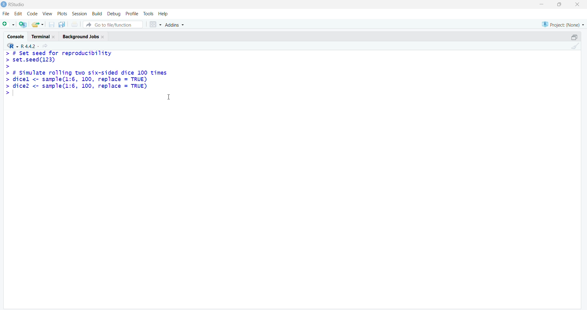  I want to click on save, so click(51, 24).